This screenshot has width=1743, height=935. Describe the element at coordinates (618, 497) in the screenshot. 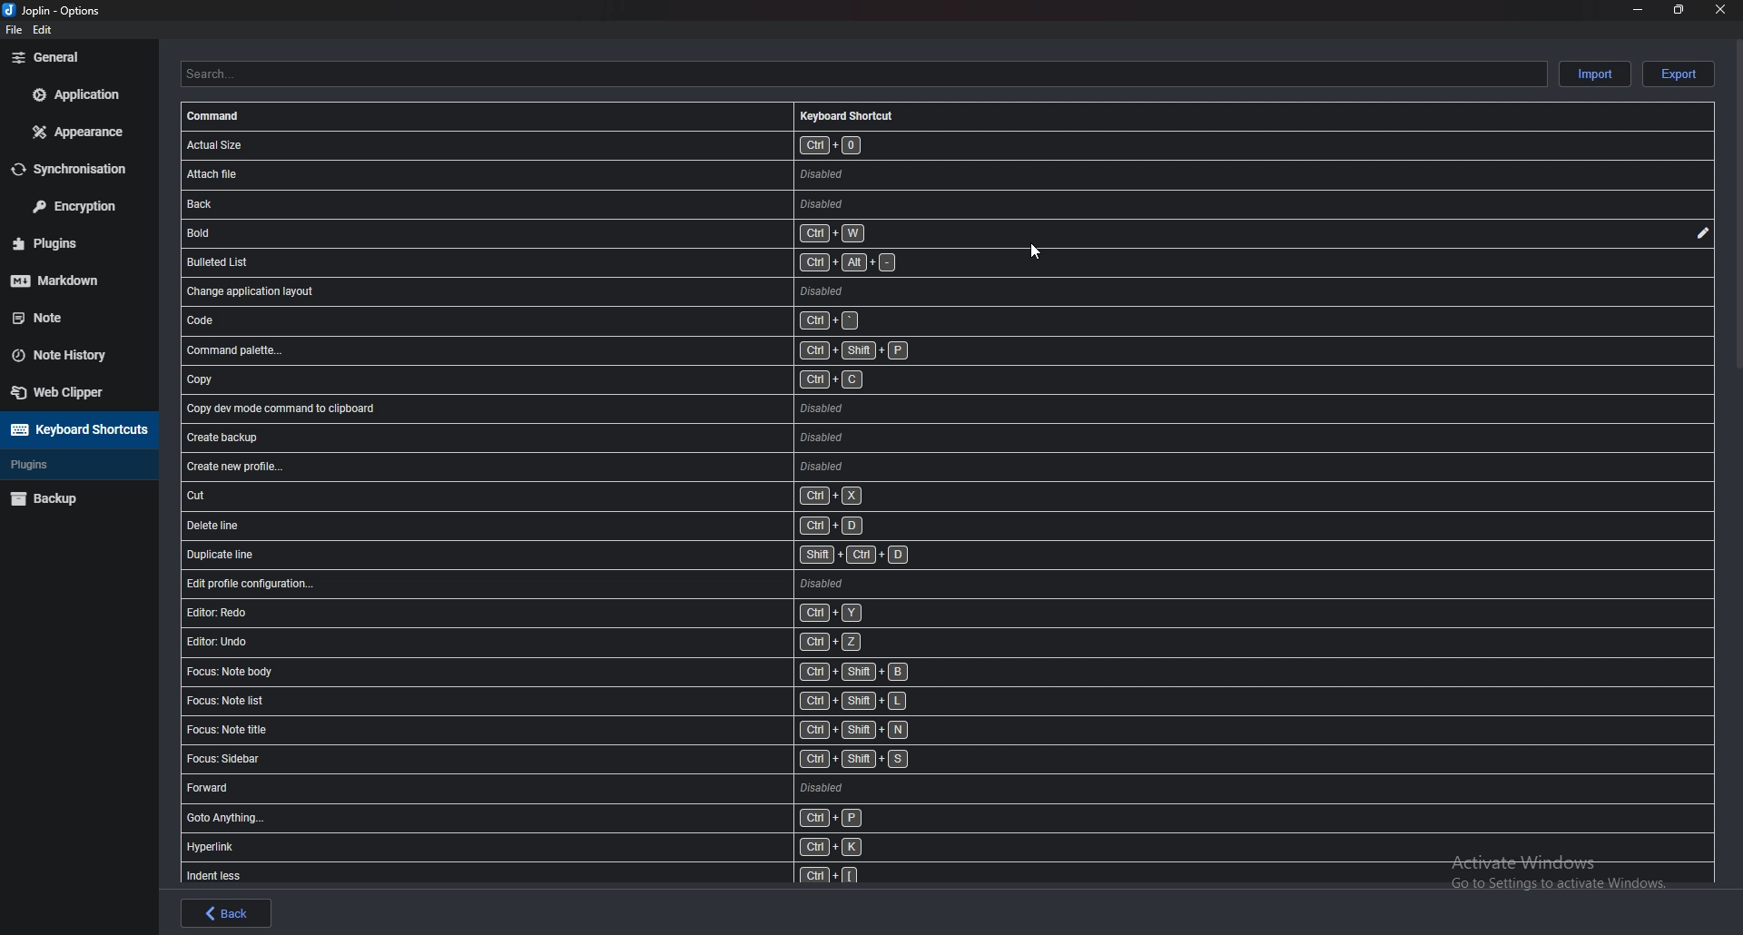

I see `shortcut` at that location.